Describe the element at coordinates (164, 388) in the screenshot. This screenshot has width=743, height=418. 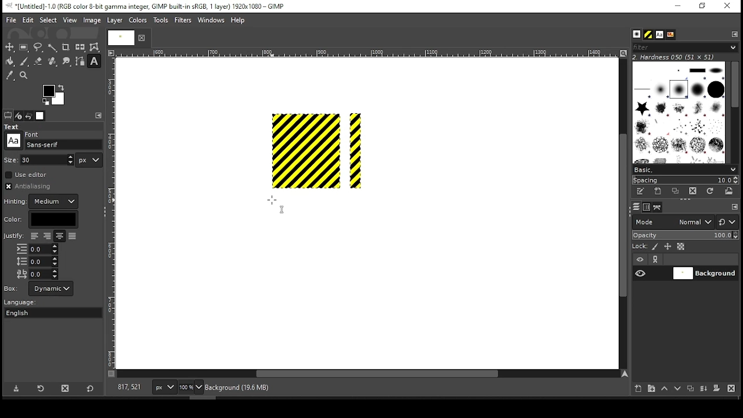
I see `px` at that location.